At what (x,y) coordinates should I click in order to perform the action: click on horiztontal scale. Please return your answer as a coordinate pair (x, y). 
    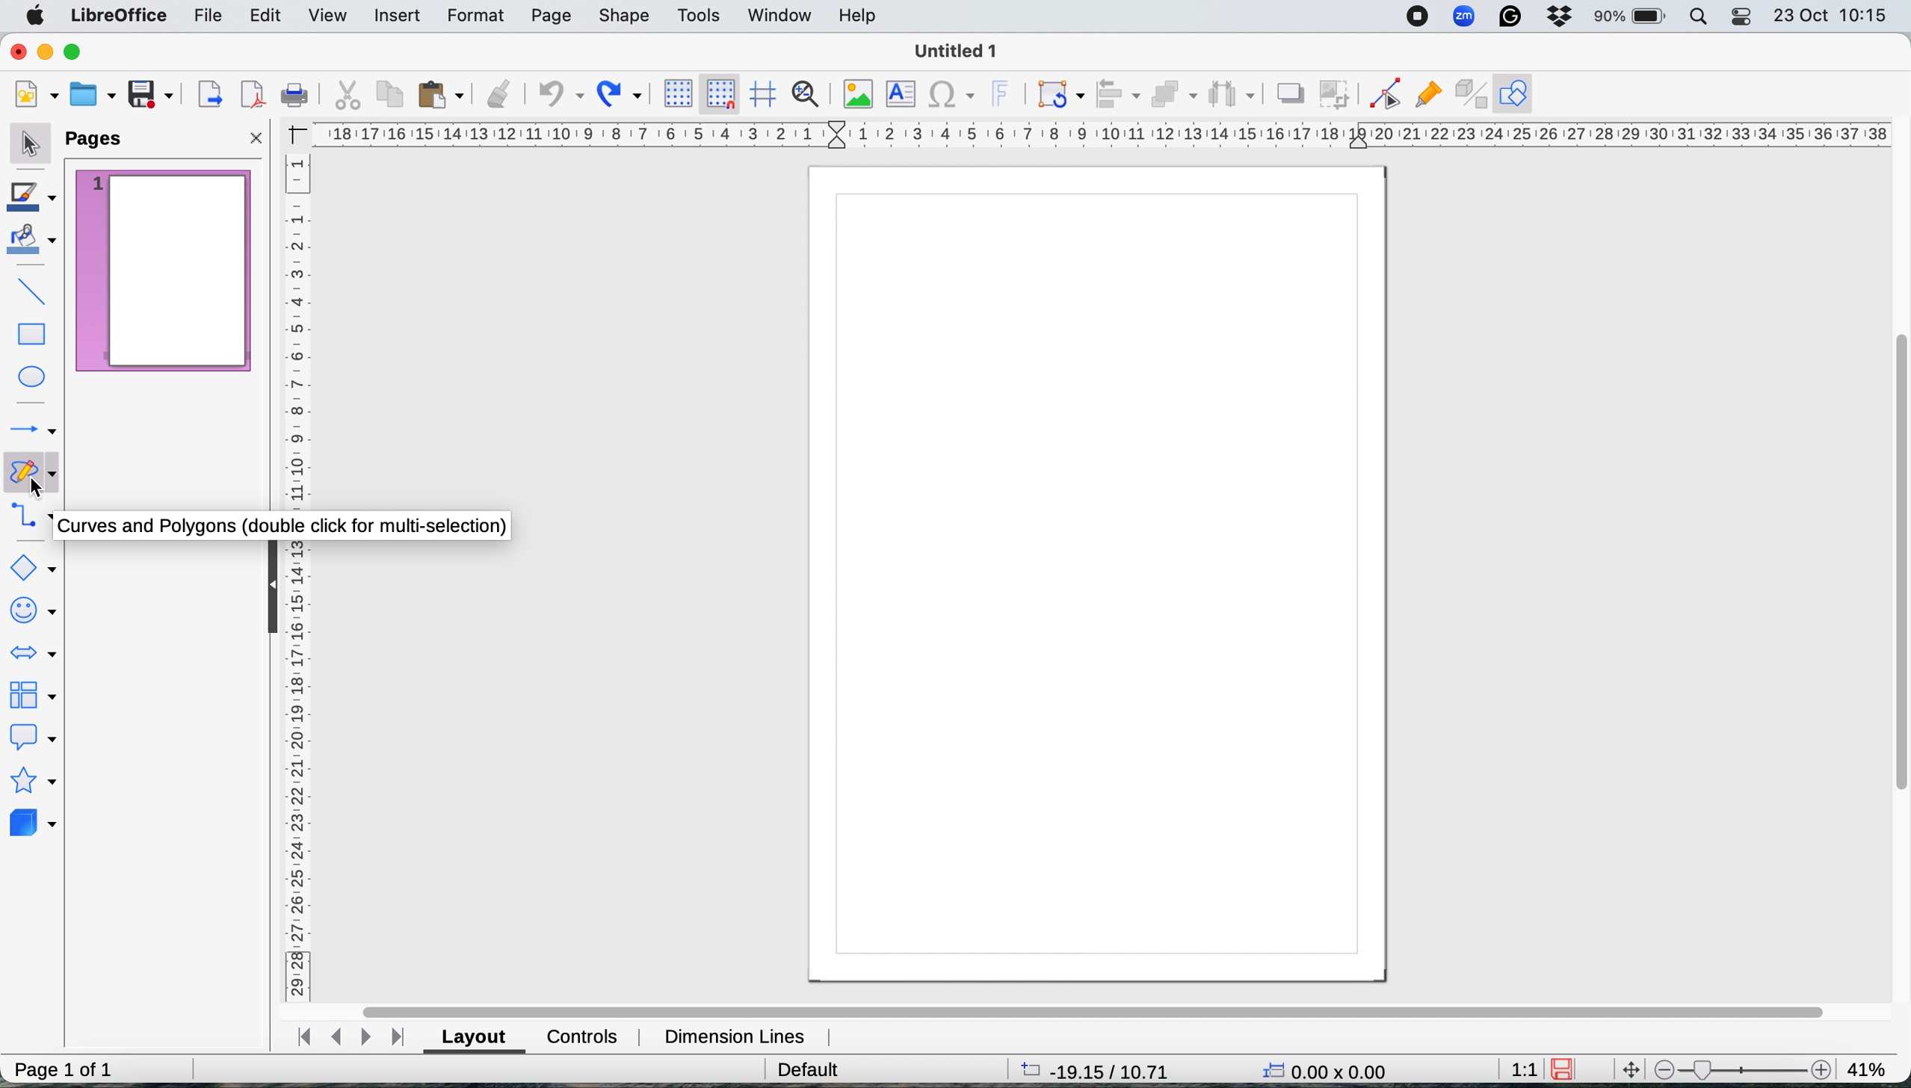
    Looking at the image, I should click on (1102, 135).